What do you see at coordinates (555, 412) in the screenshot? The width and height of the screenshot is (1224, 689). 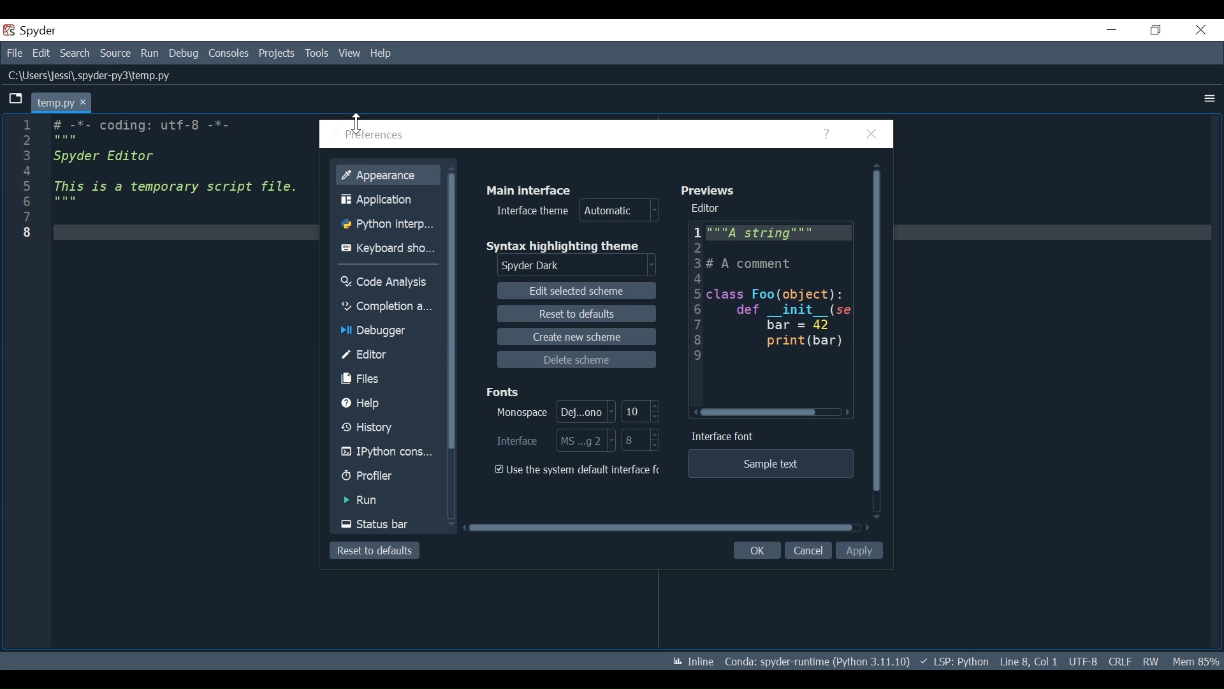 I see `Select Monospace Font Size` at bounding box center [555, 412].